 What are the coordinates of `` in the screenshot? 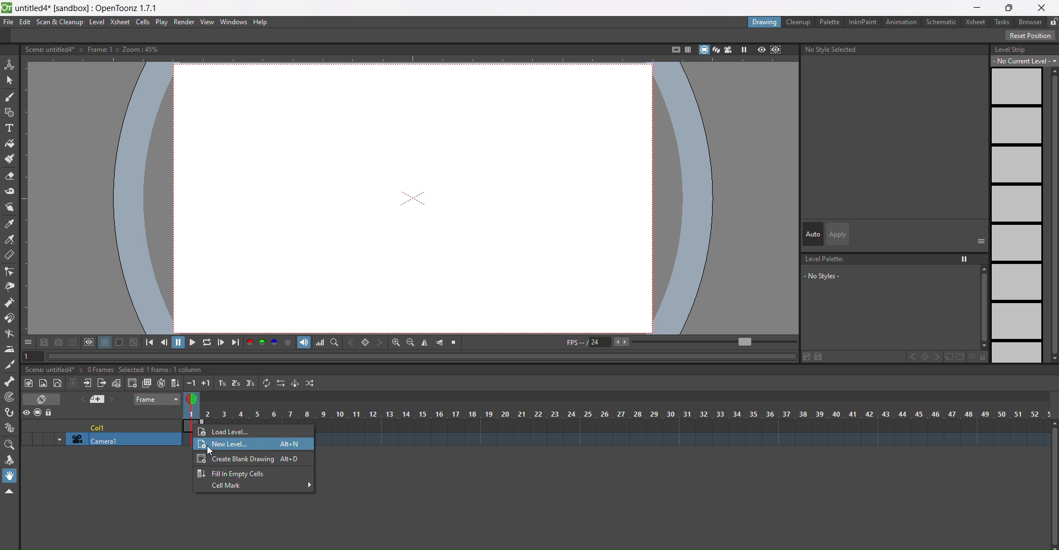 It's located at (439, 342).